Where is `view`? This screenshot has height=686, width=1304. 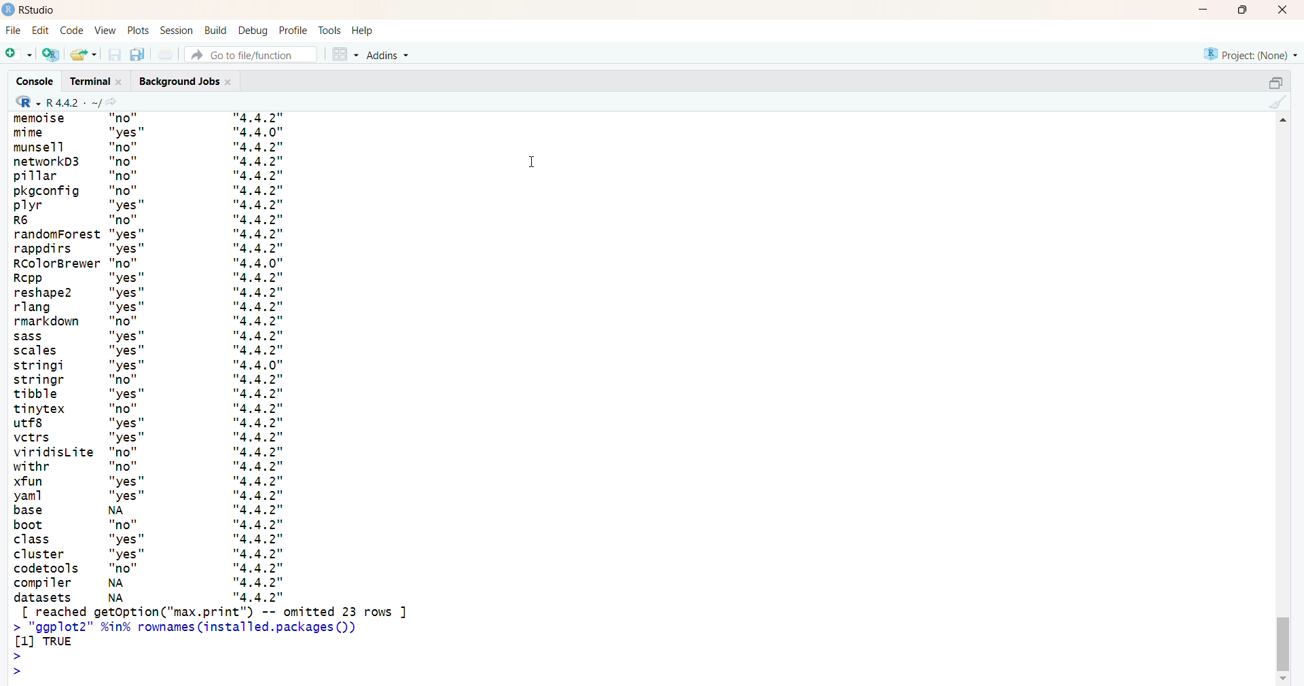 view is located at coordinates (105, 29).